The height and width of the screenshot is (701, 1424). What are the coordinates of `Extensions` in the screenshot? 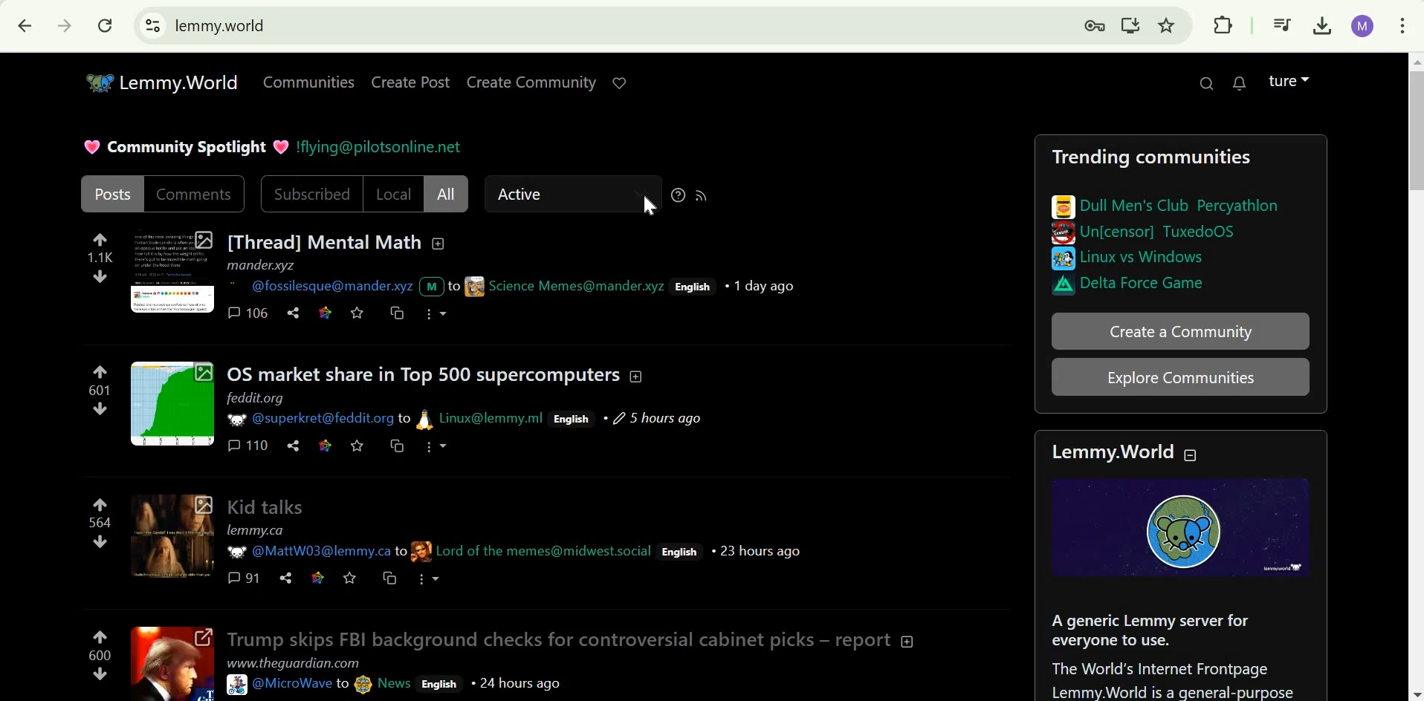 It's located at (1226, 24).